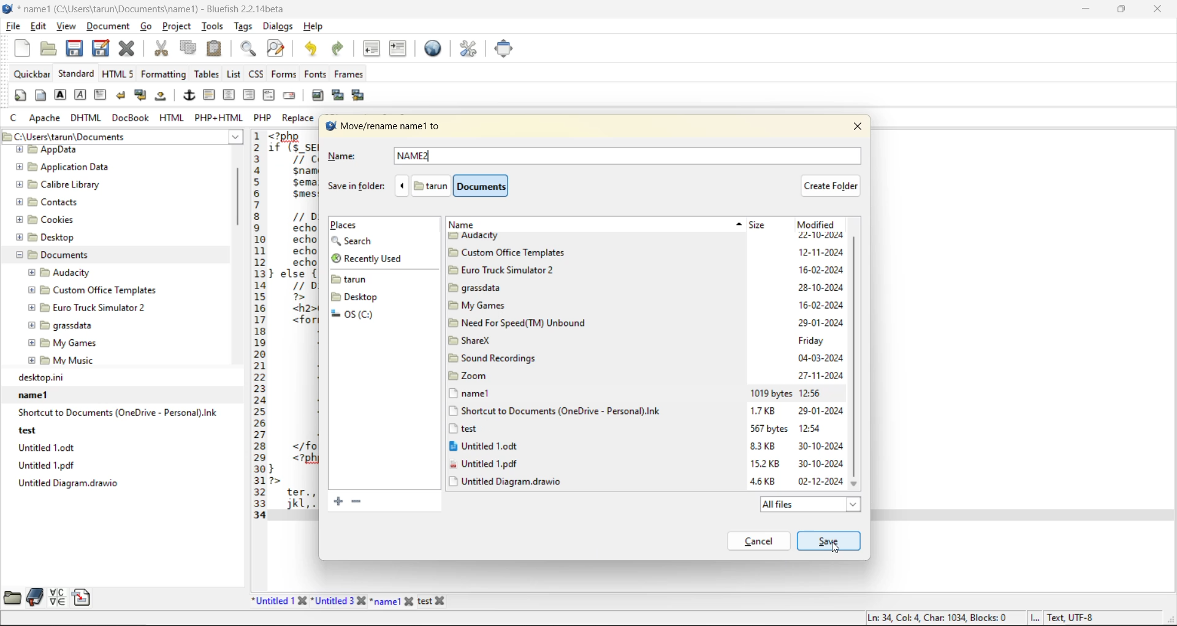  I want to click on modified date, so click(825, 363).